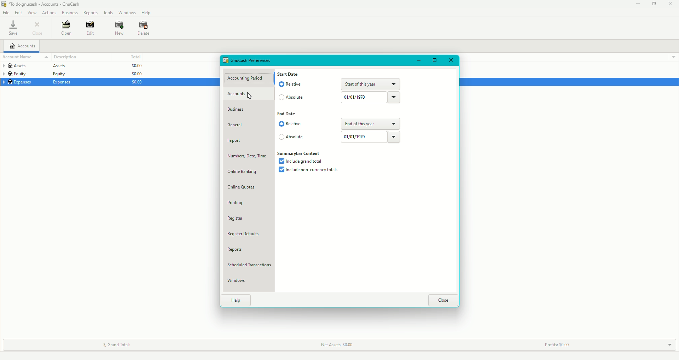 This screenshot has width=679, height=360. What do you see at coordinates (238, 281) in the screenshot?
I see `Windows` at bounding box center [238, 281].